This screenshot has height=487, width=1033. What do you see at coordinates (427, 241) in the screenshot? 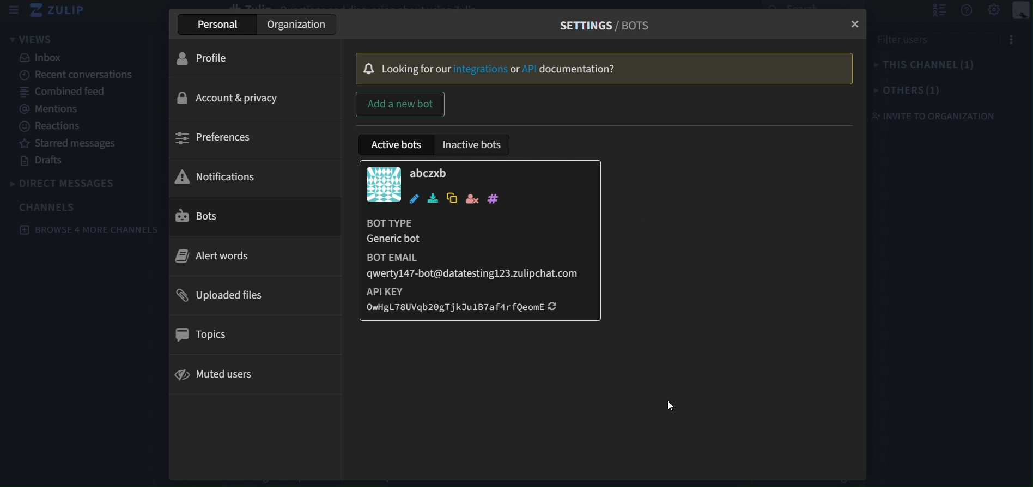
I see `Generic bot` at bounding box center [427, 241].